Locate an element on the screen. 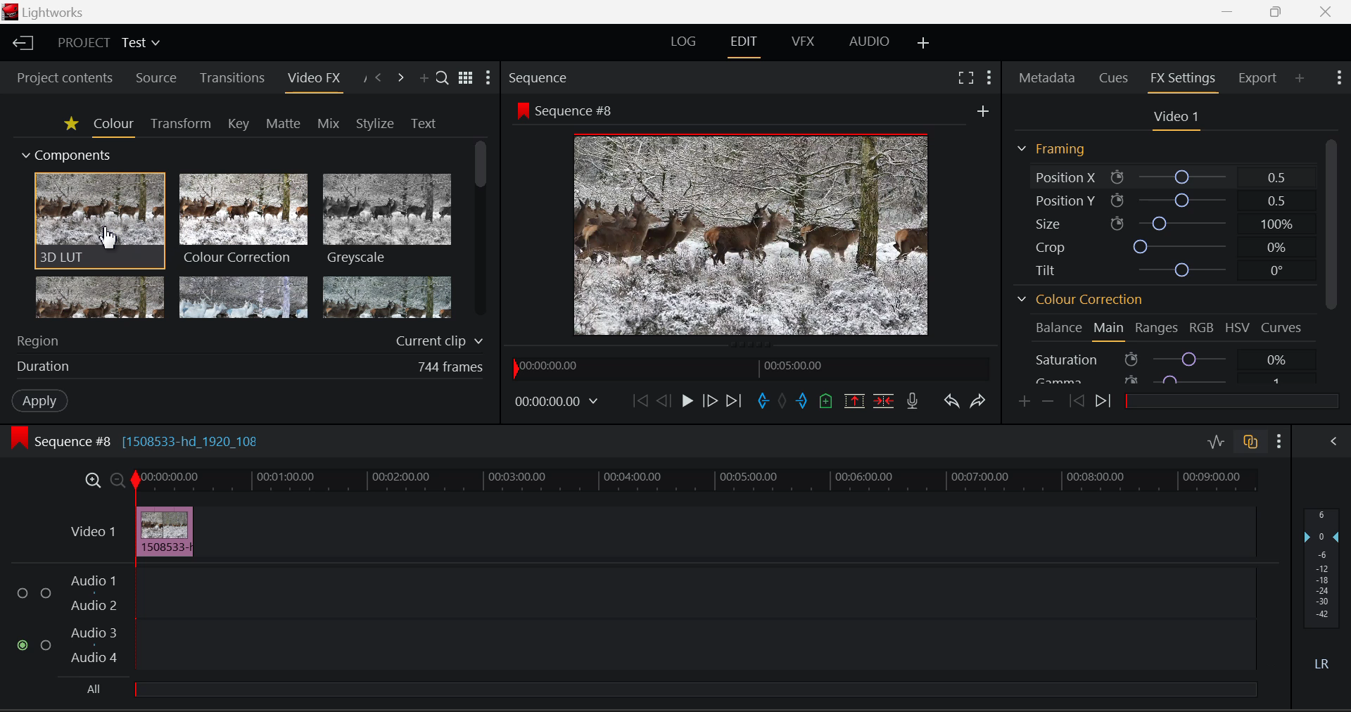 This screenshot has width=1351, height=712. Apply is located at coordinates (37, 401).